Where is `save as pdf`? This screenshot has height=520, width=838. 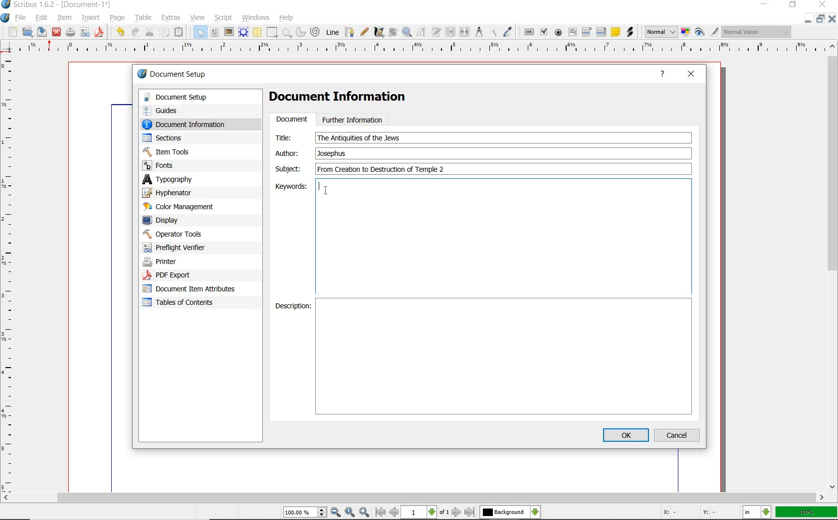 save as pdf is located at coordinates (99, 33).